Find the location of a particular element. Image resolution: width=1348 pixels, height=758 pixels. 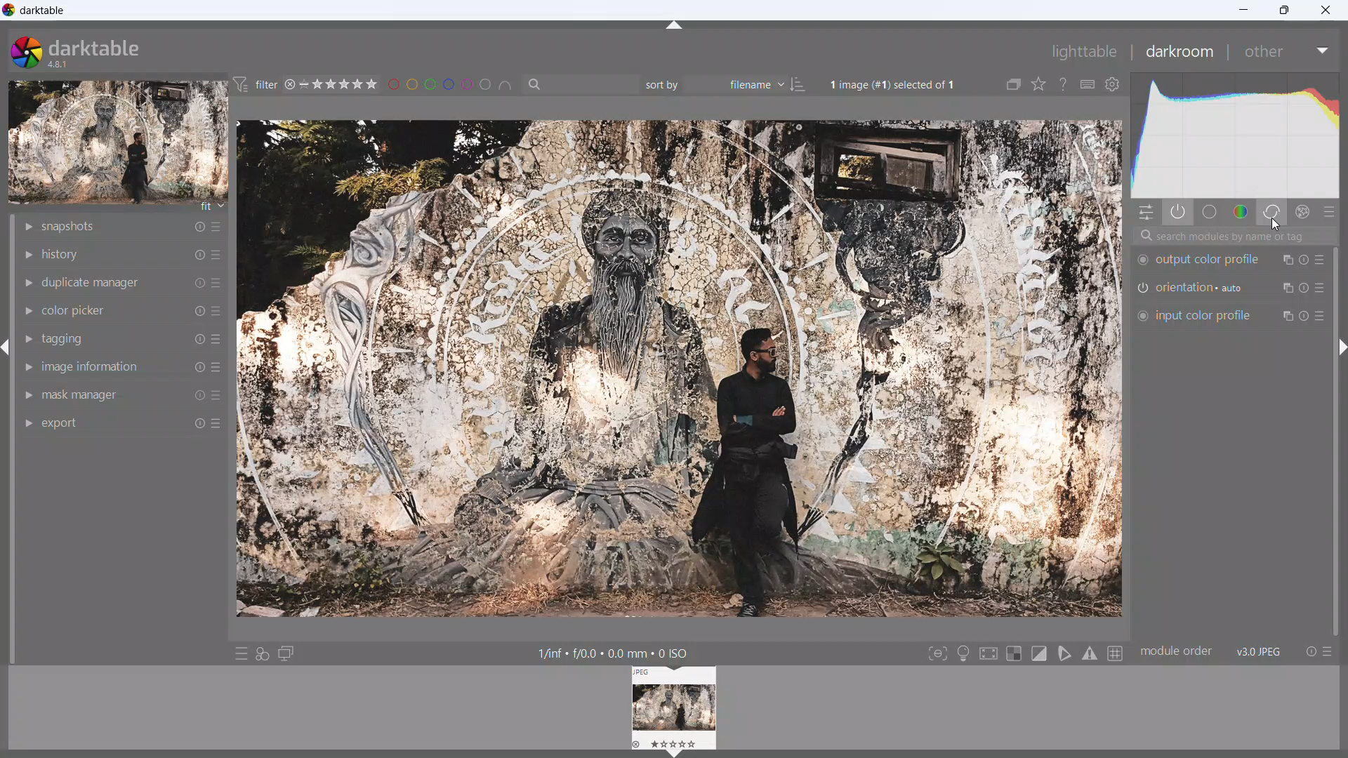

enable this and click on a control element to get online help is located at coordinates (1064, 84).